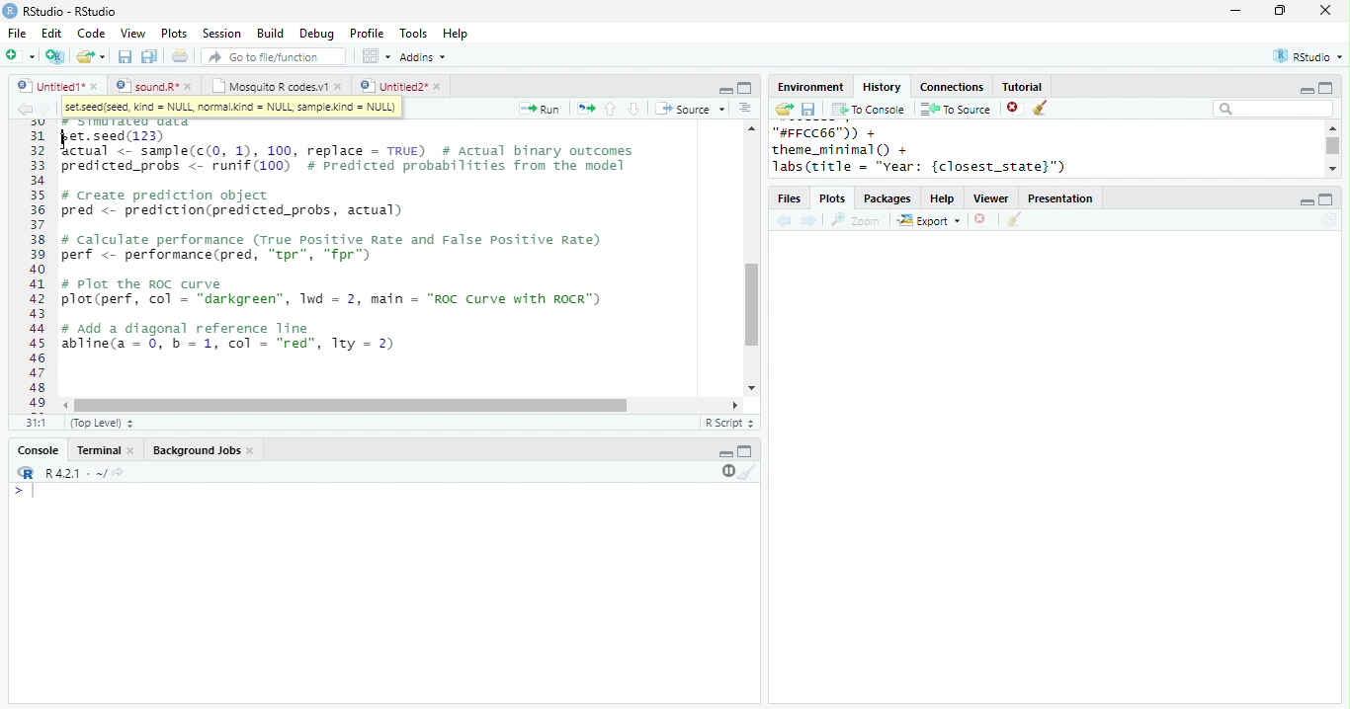  Describe the element at coordinates (539, 109) in the screenshot. I see `run` at that location.